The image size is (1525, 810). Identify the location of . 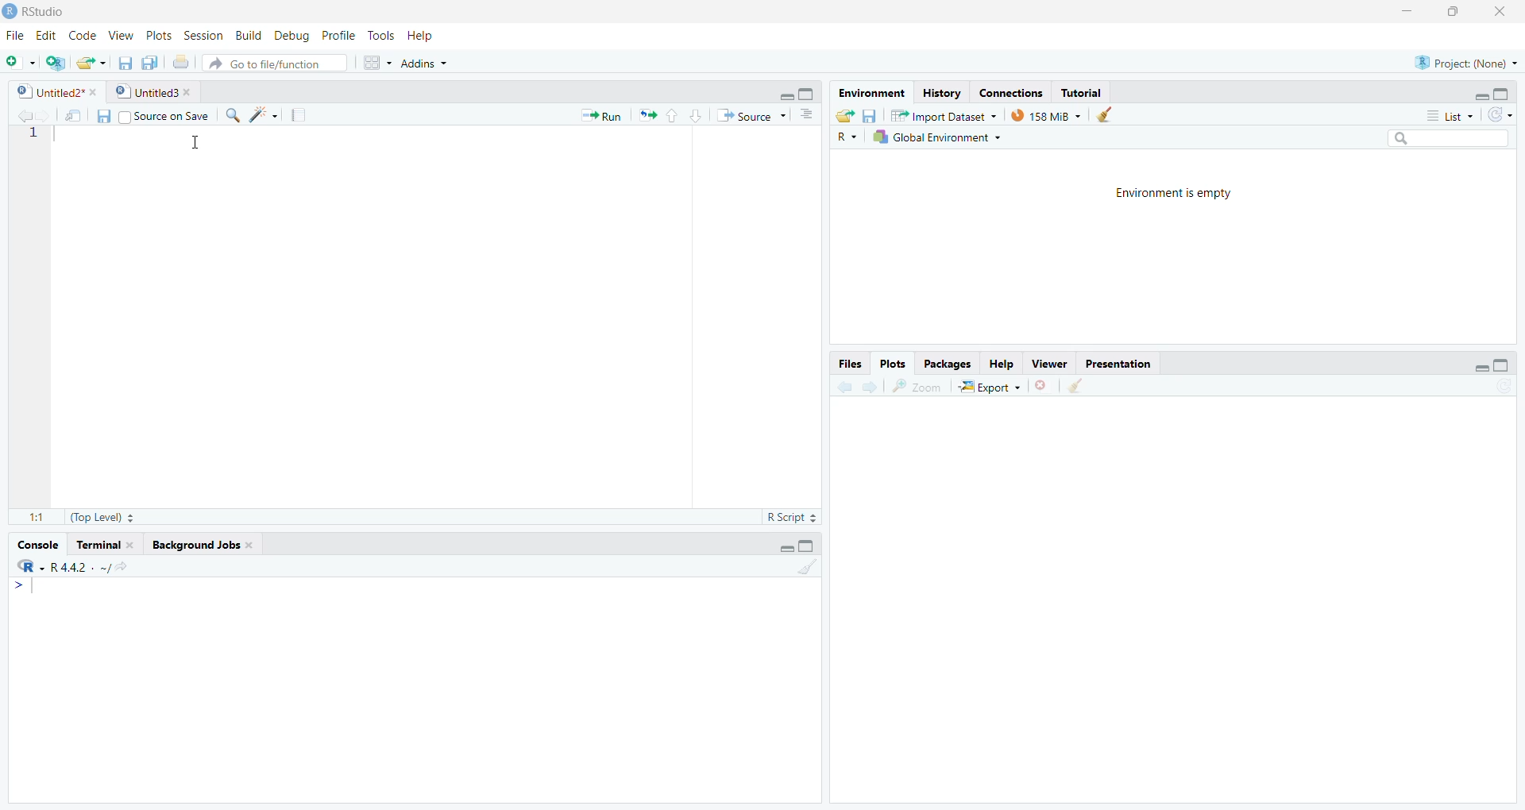
(101, 117).